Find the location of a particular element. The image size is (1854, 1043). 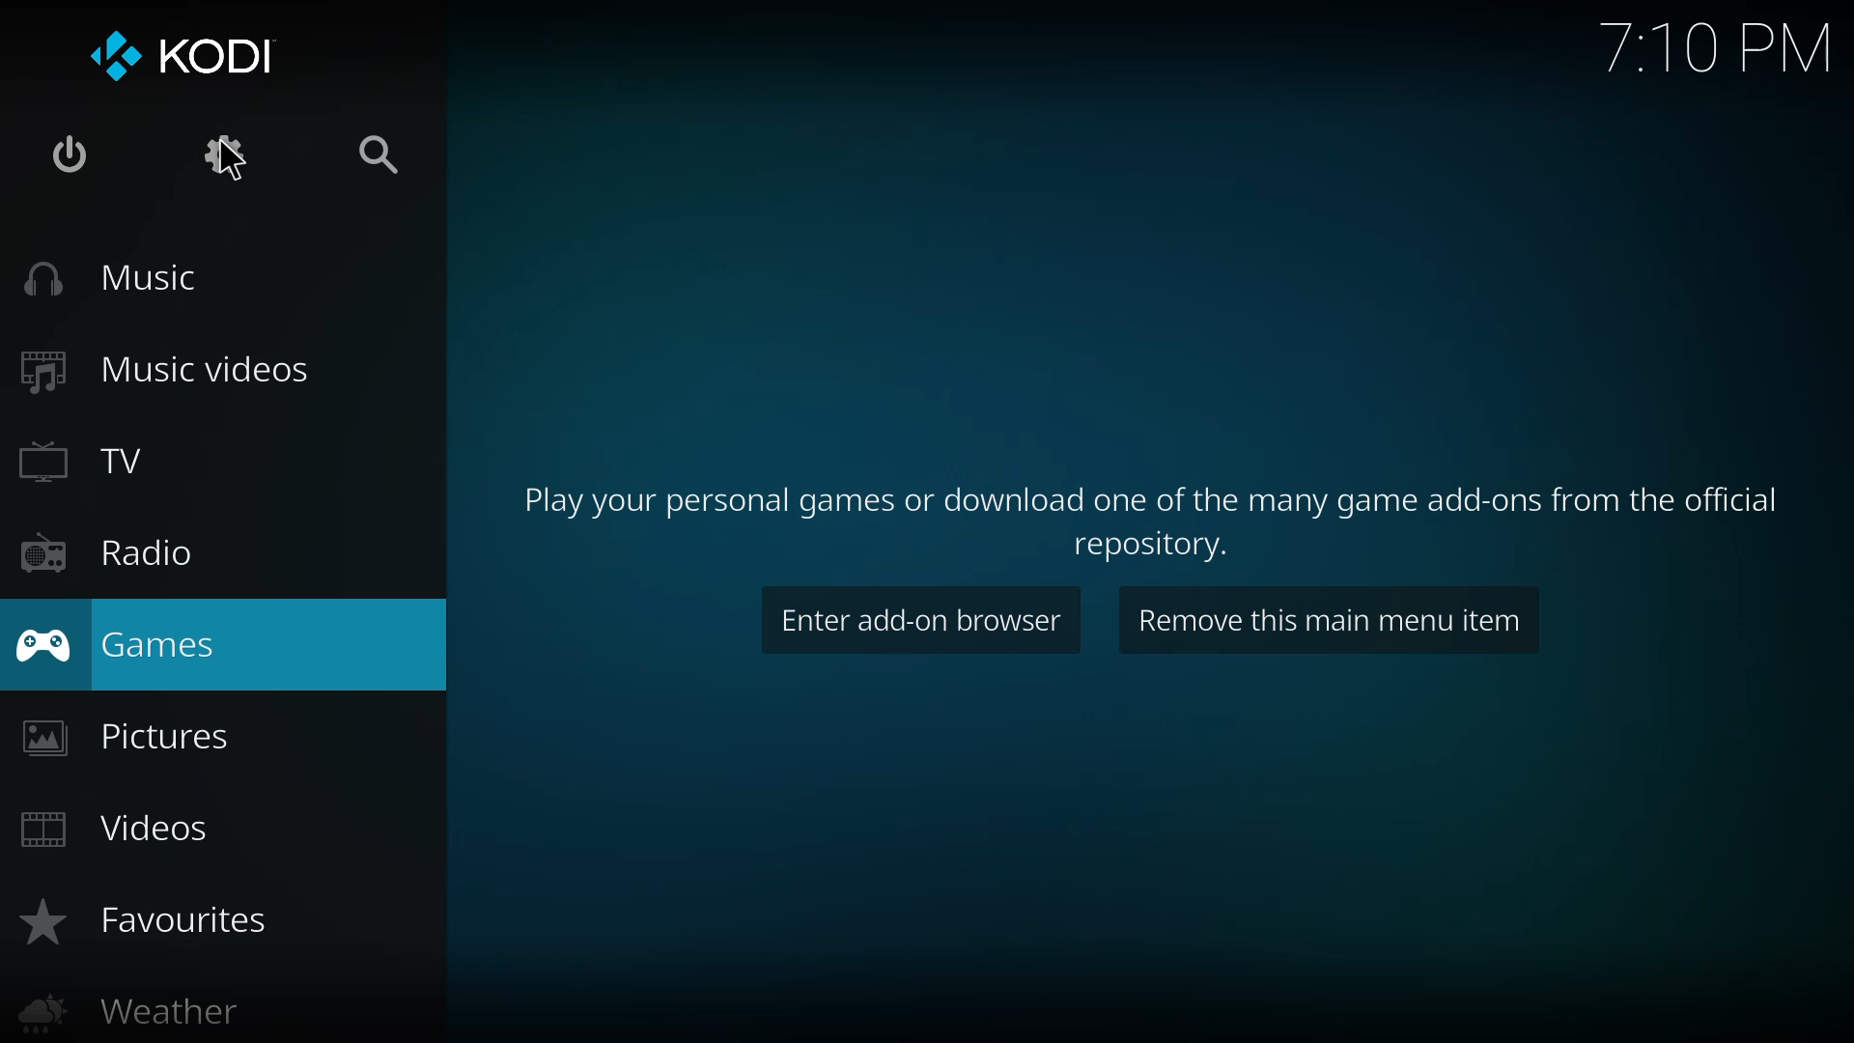

tv is located at coordinates (100, 461).